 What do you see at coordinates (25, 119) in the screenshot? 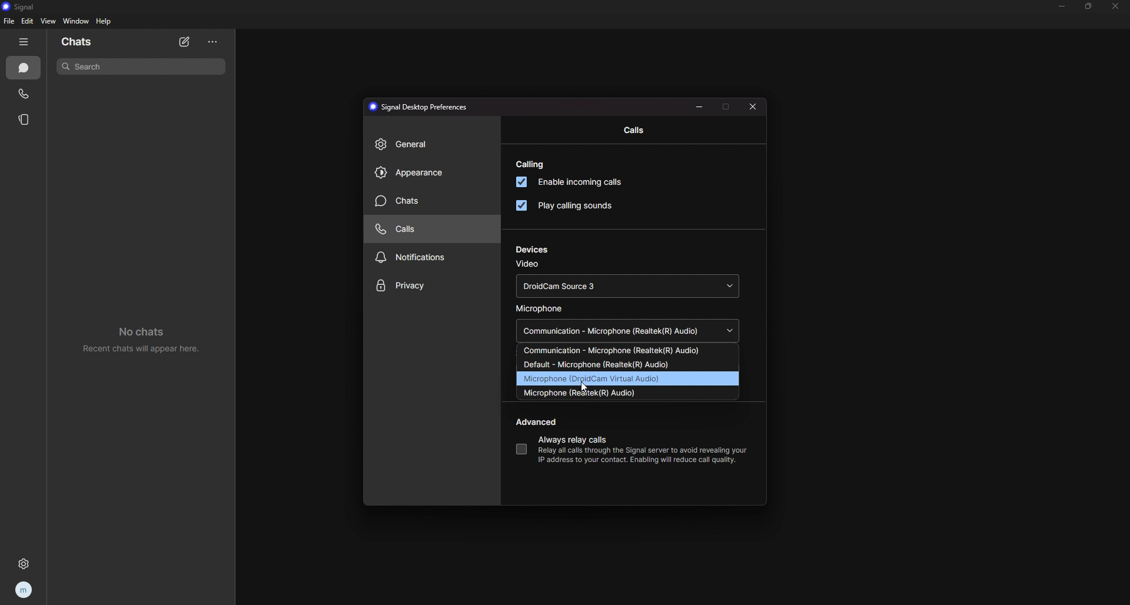
I see `stories` at bounding box center [25, 119].